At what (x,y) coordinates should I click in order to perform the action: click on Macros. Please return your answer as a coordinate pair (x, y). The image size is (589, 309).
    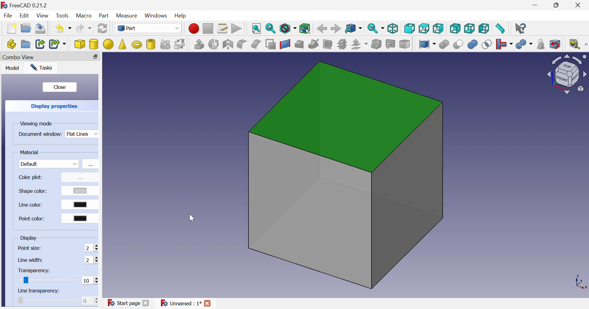
    Looking at the image, I should click on (223, 29).